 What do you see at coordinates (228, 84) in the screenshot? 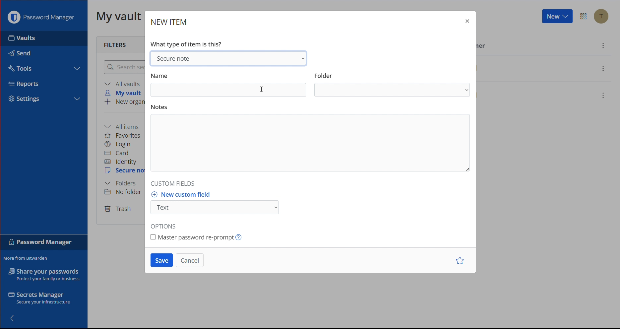
I see `Name` at bounding box center [228, 84].